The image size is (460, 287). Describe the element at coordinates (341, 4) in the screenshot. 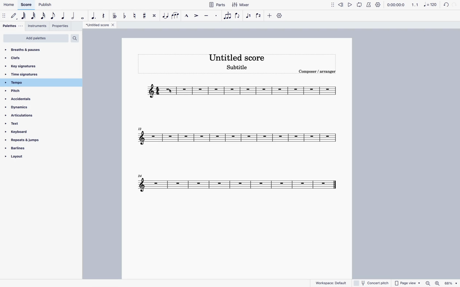

I see `rewind` at that location.